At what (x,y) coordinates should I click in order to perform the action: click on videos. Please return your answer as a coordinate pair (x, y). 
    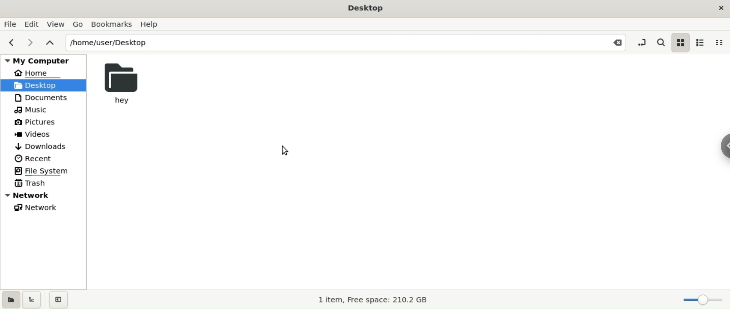
    Looking at the image, I should click on (35, 134).